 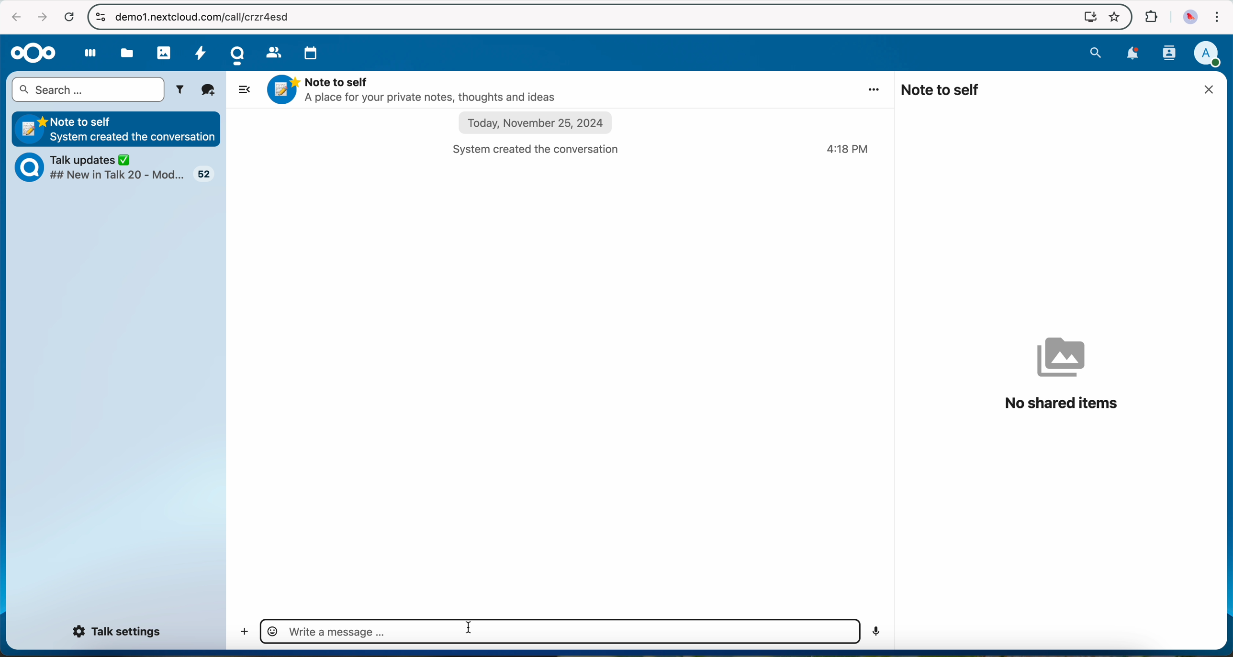 I want to click on type a message, so click(x=559, y=632).